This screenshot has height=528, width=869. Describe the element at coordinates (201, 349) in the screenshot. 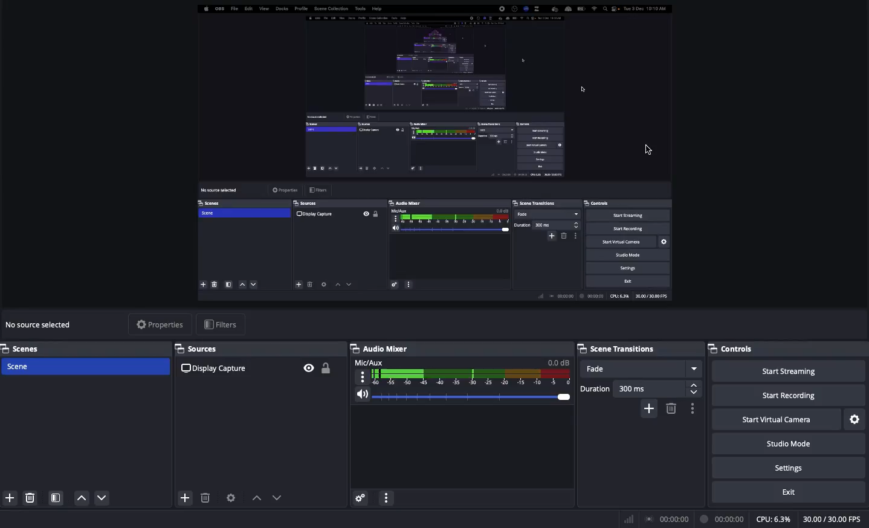

I see `Sources` at that location.